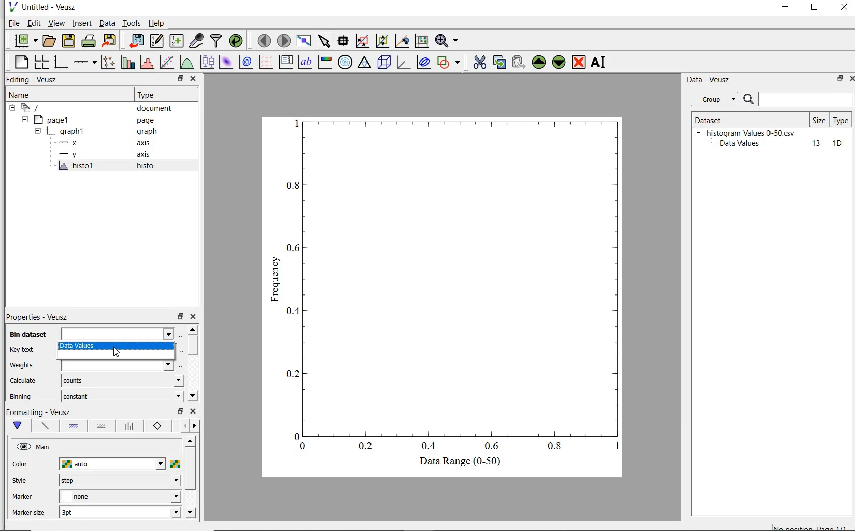 The height and width of the screenshot is (531, 855). What do you see at coordinates (82, 23) in the screenshot?
I see `insert` at bounding box center [82, 23].